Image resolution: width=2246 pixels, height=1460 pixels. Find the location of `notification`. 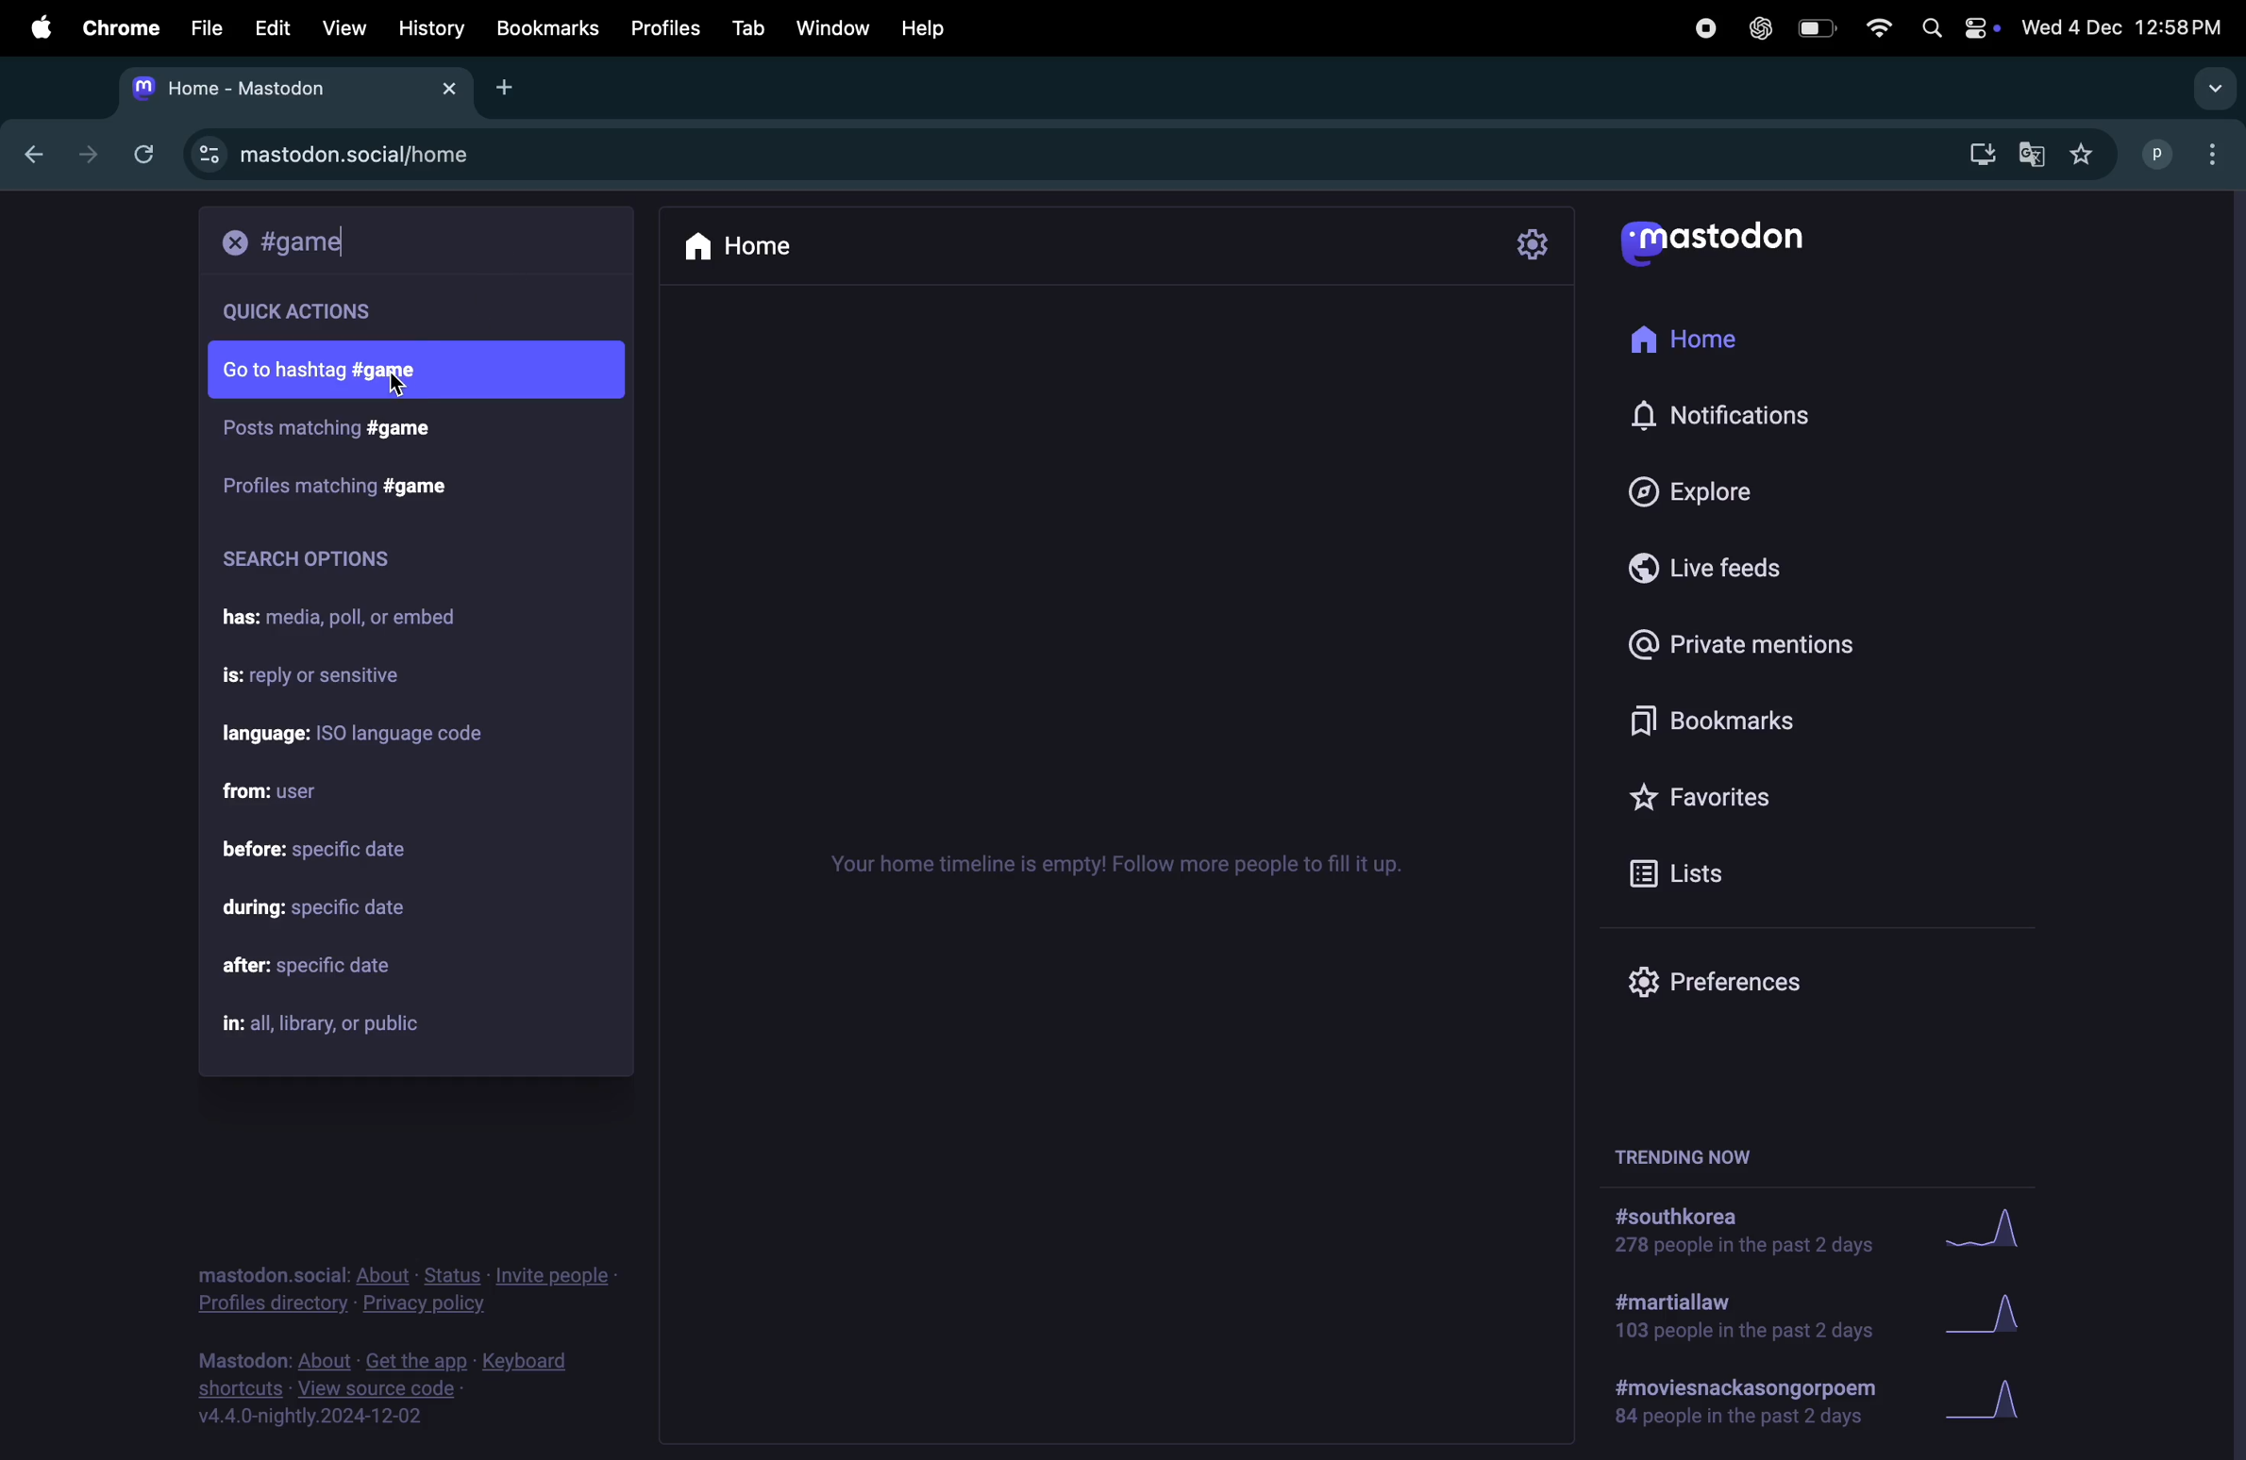

notification is located at coordinates (1724, 418).